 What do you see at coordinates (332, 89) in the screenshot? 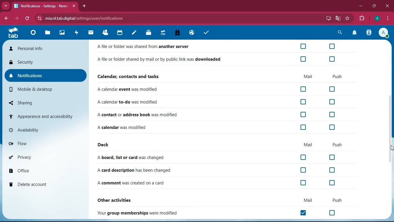
I see `off` at bounding box center [332, 89].